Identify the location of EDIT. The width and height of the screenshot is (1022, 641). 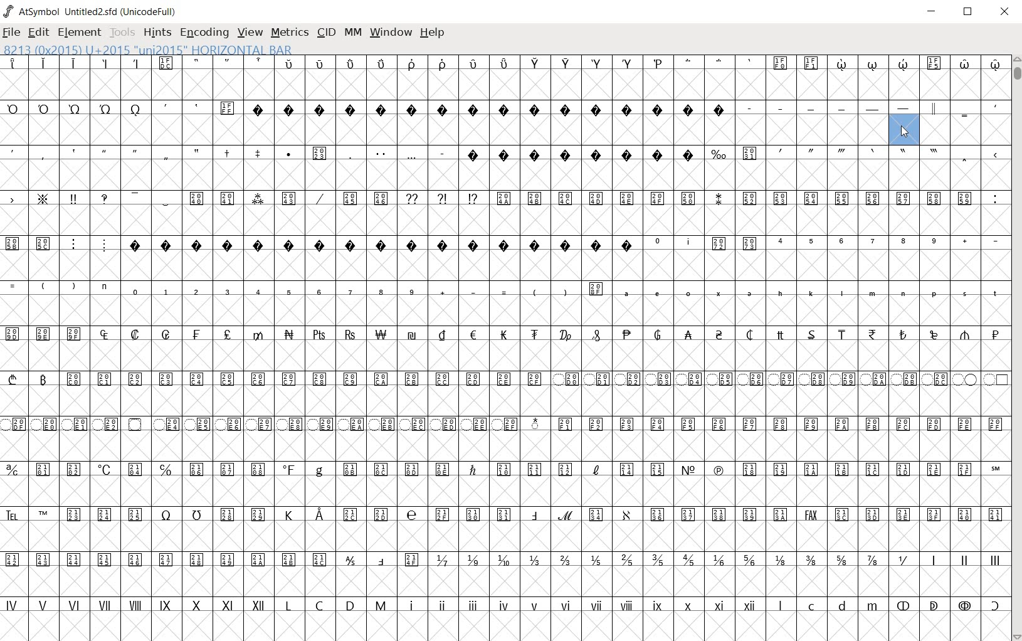
(38, 32).